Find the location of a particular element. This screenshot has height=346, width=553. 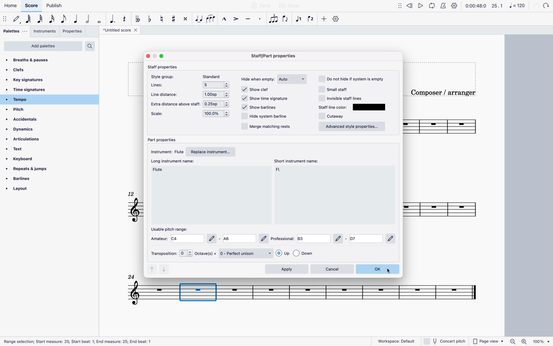

keyboard is located at coordinates (24, 159).